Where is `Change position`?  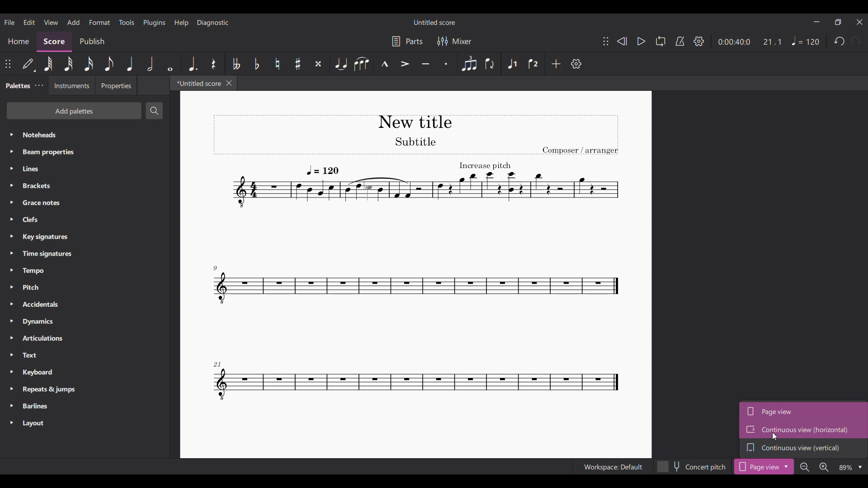 Change position is located at coordinates (606, 41).